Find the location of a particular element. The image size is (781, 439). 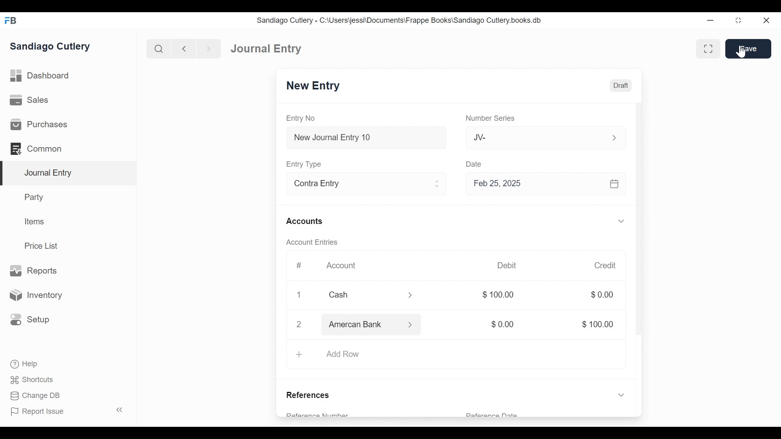

2 is located at coordinates (299, 324).